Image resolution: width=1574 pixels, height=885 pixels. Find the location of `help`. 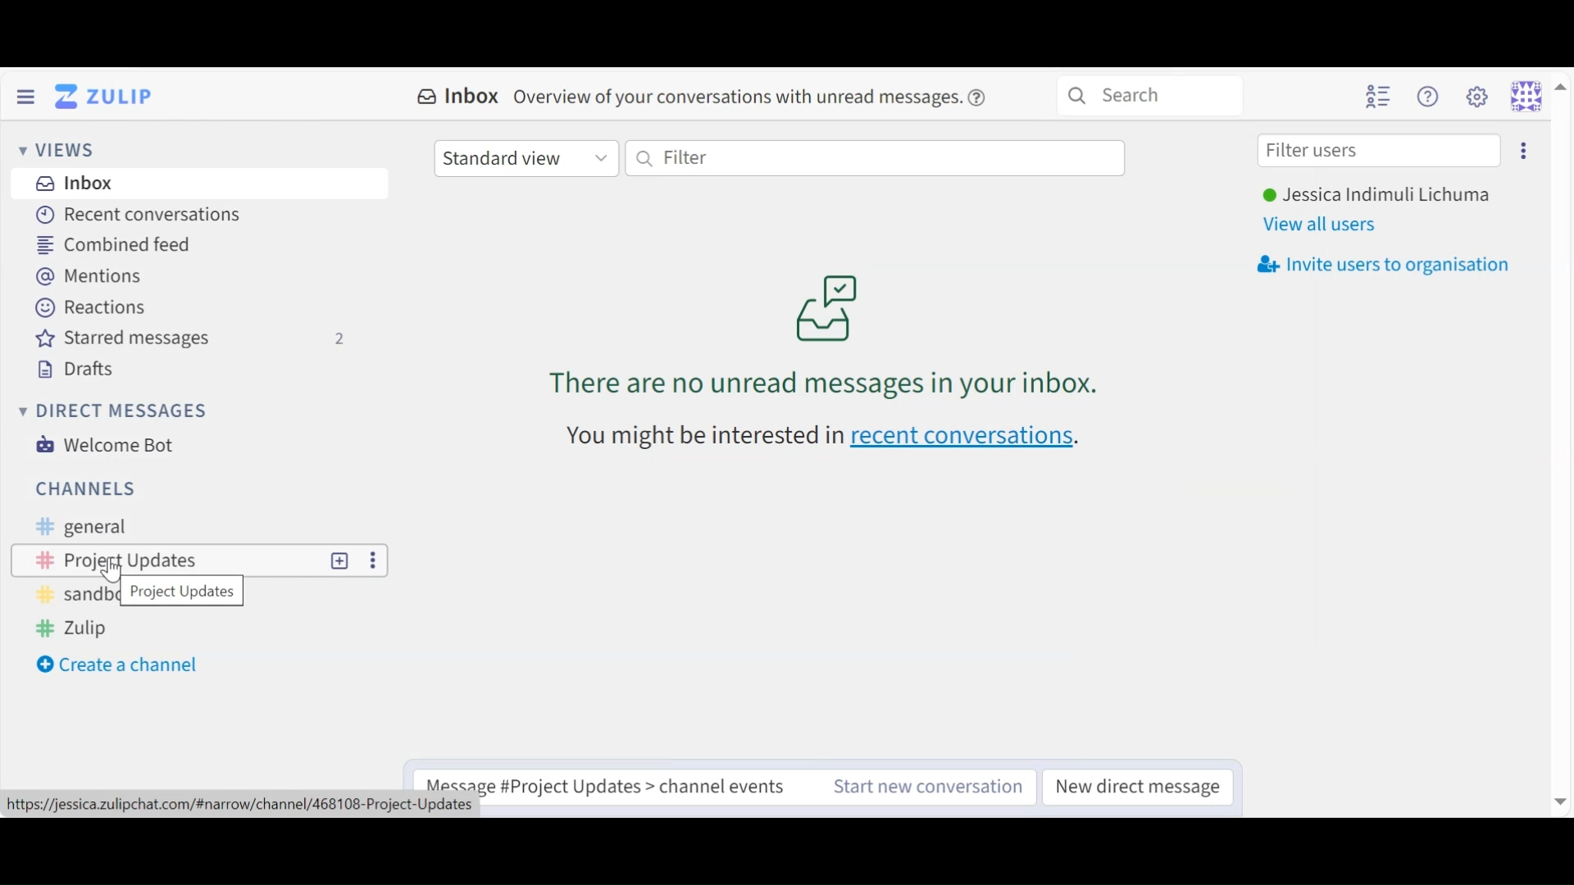

help is located at coordinates (982, 98).